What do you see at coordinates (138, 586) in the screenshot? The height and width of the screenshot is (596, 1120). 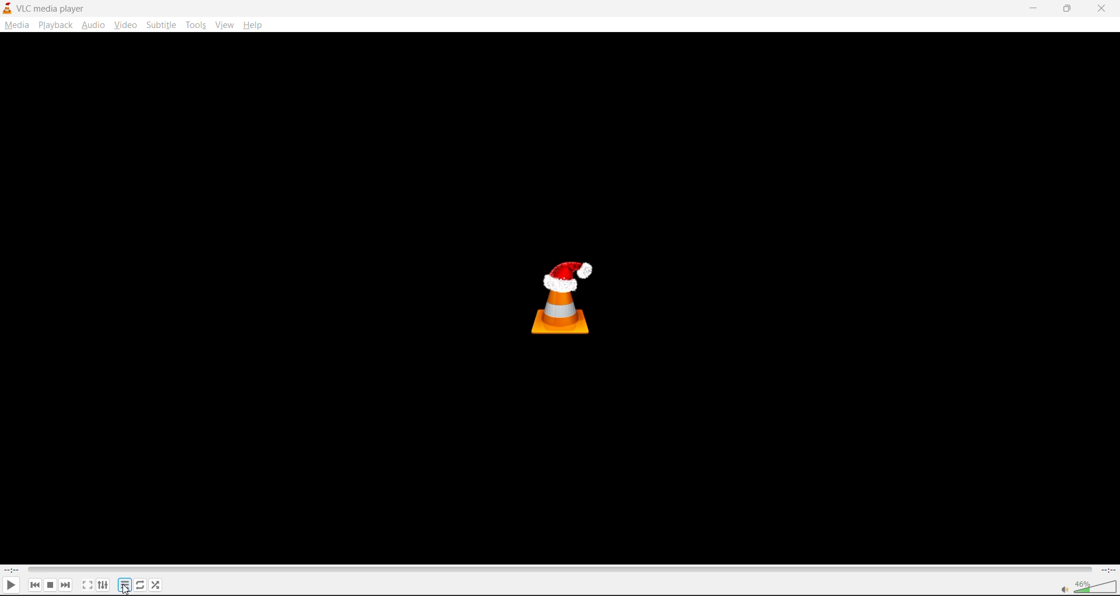 I see `loop` at bounding box center [138, 586].